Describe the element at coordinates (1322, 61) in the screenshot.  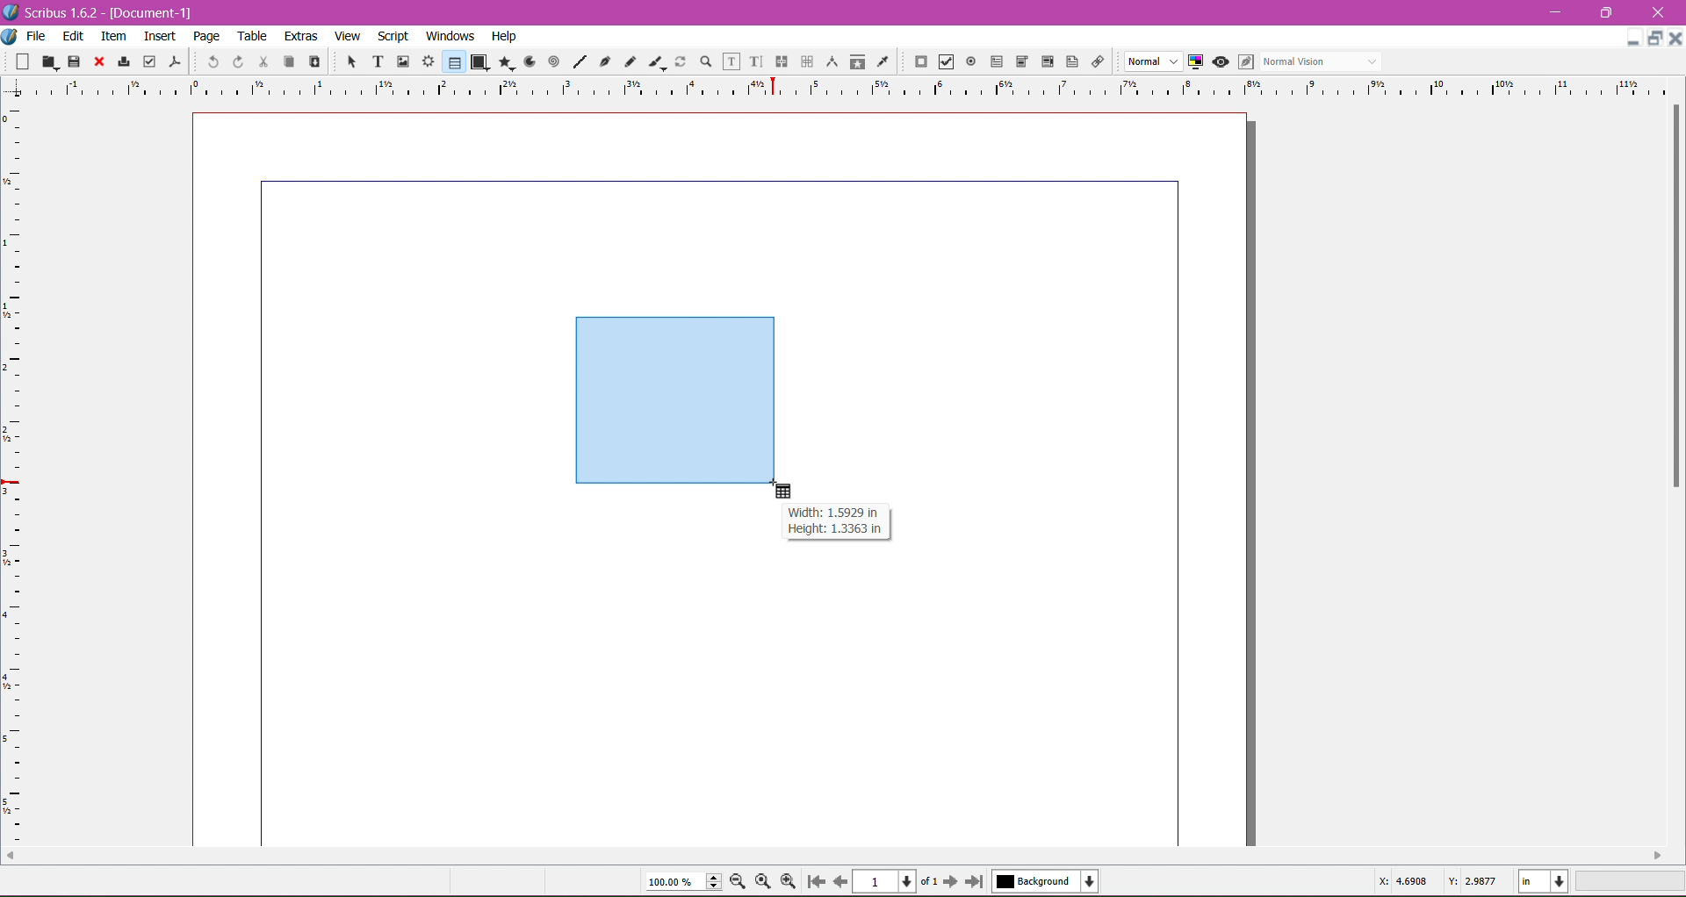
I see `Normal   Vision` at that location.